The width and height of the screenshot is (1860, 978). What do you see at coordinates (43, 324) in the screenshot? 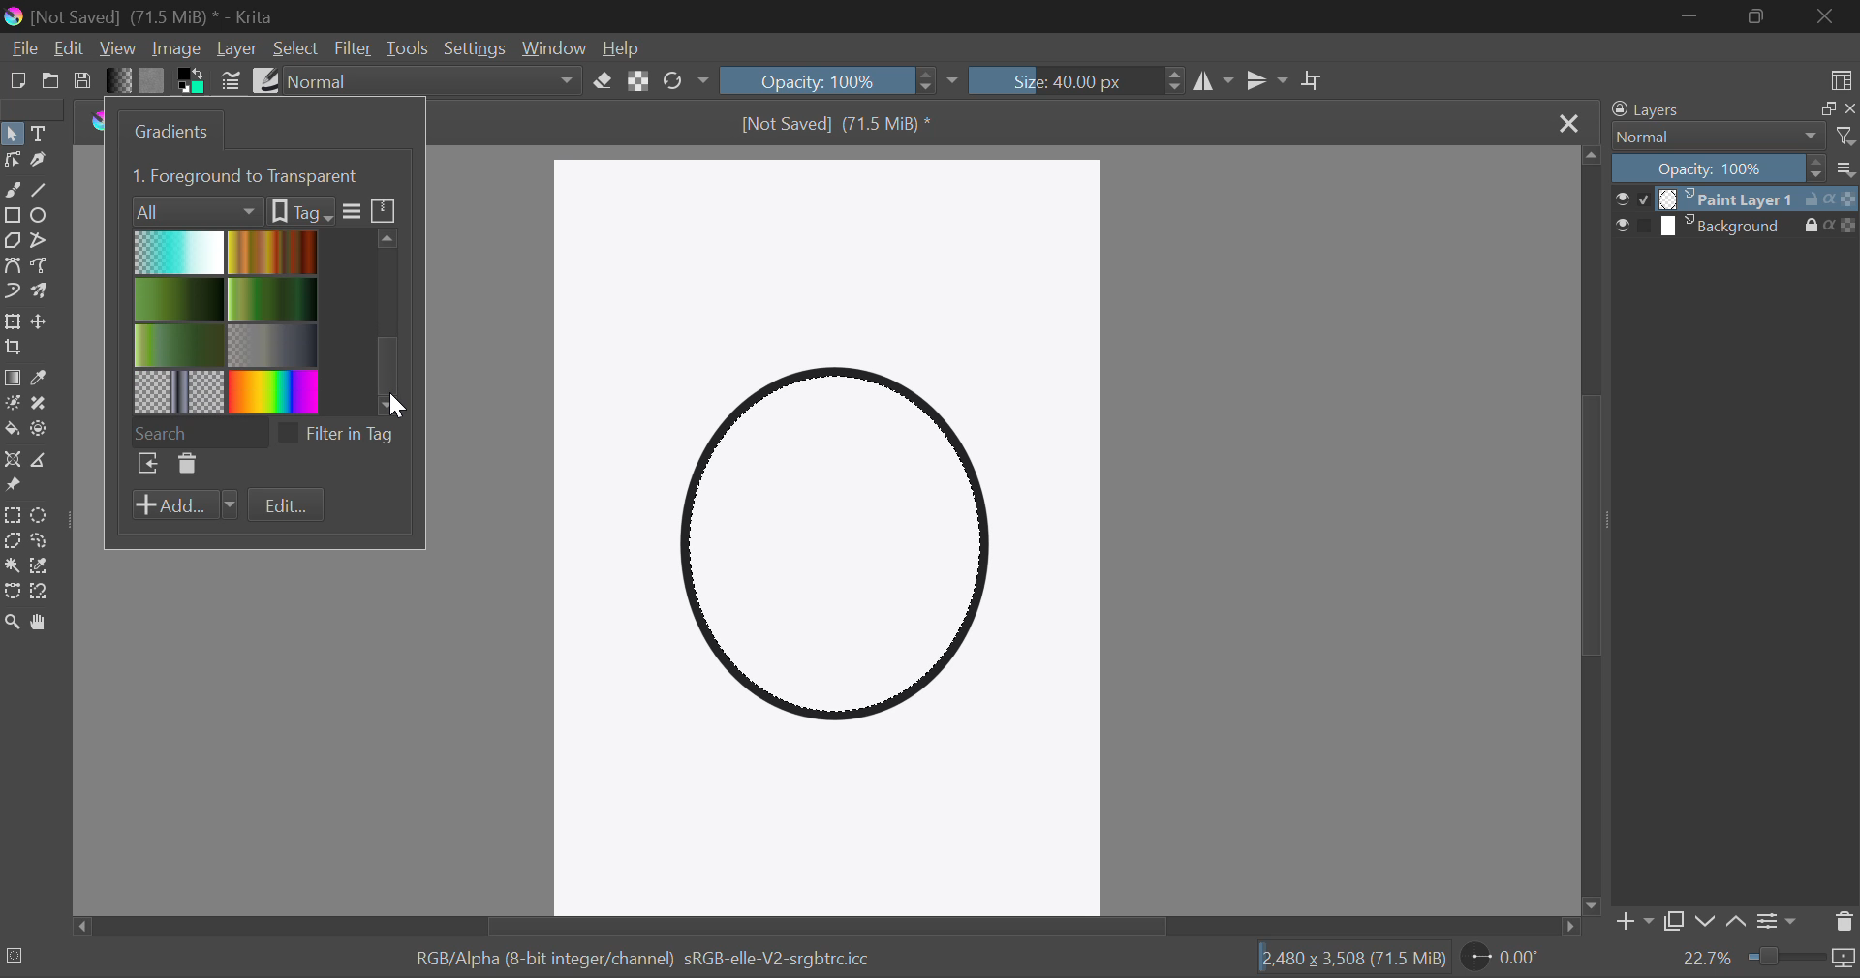
I see `Move Layers` at bounding box center [43, 324].